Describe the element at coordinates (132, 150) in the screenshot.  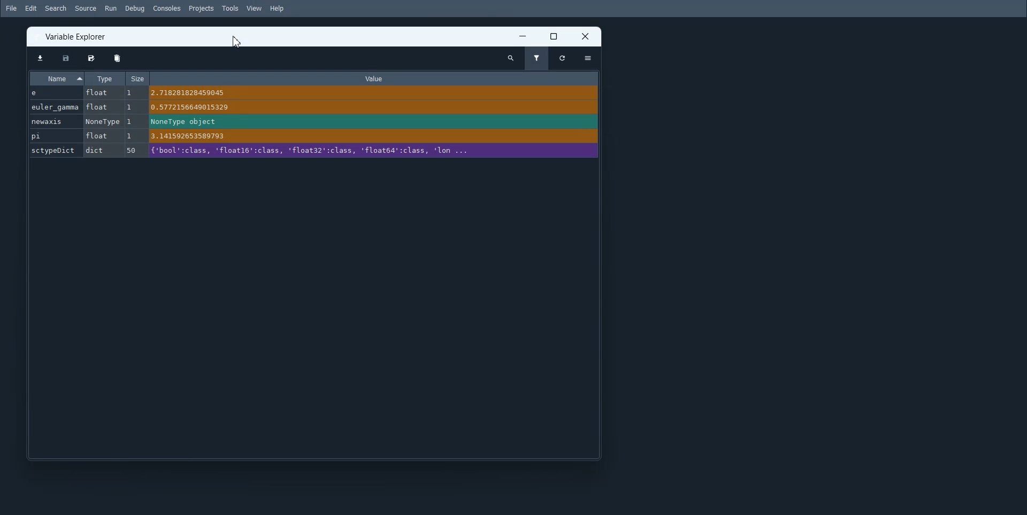
I see `50` at that location.